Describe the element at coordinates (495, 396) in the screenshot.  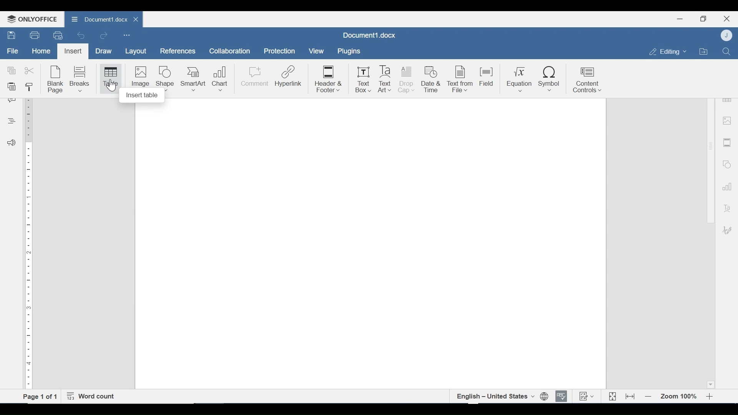
I see `English- united states` at that location.